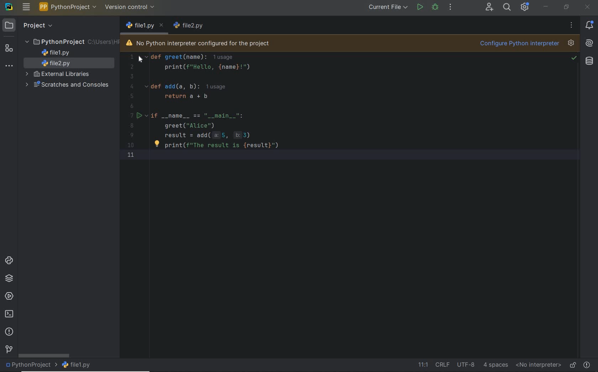  What do you see at coordinates (574, 59) in the screenshot?
I see `no problem` at bounding box center [574, 59].